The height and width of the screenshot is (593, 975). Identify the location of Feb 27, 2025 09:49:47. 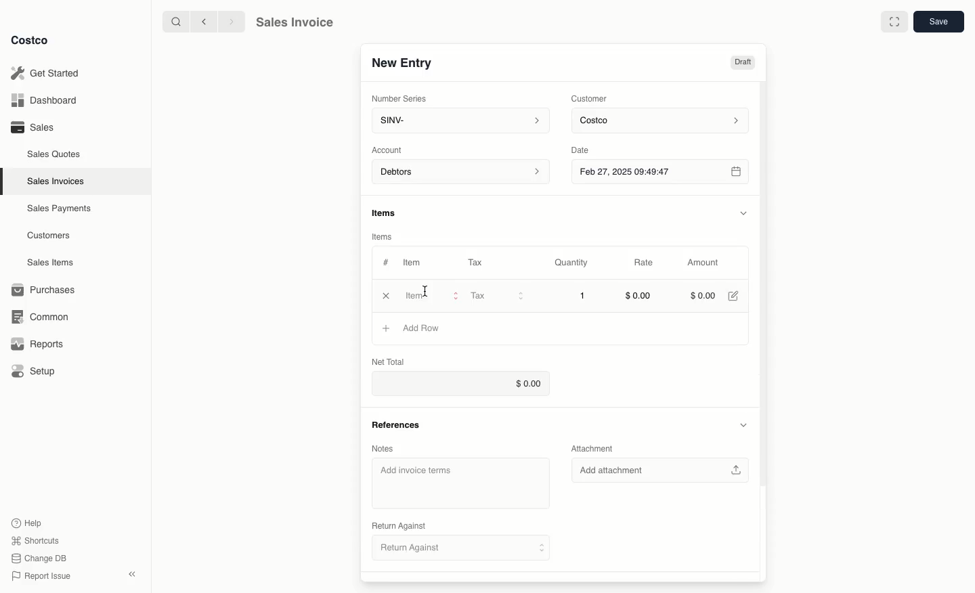
(659, 171).